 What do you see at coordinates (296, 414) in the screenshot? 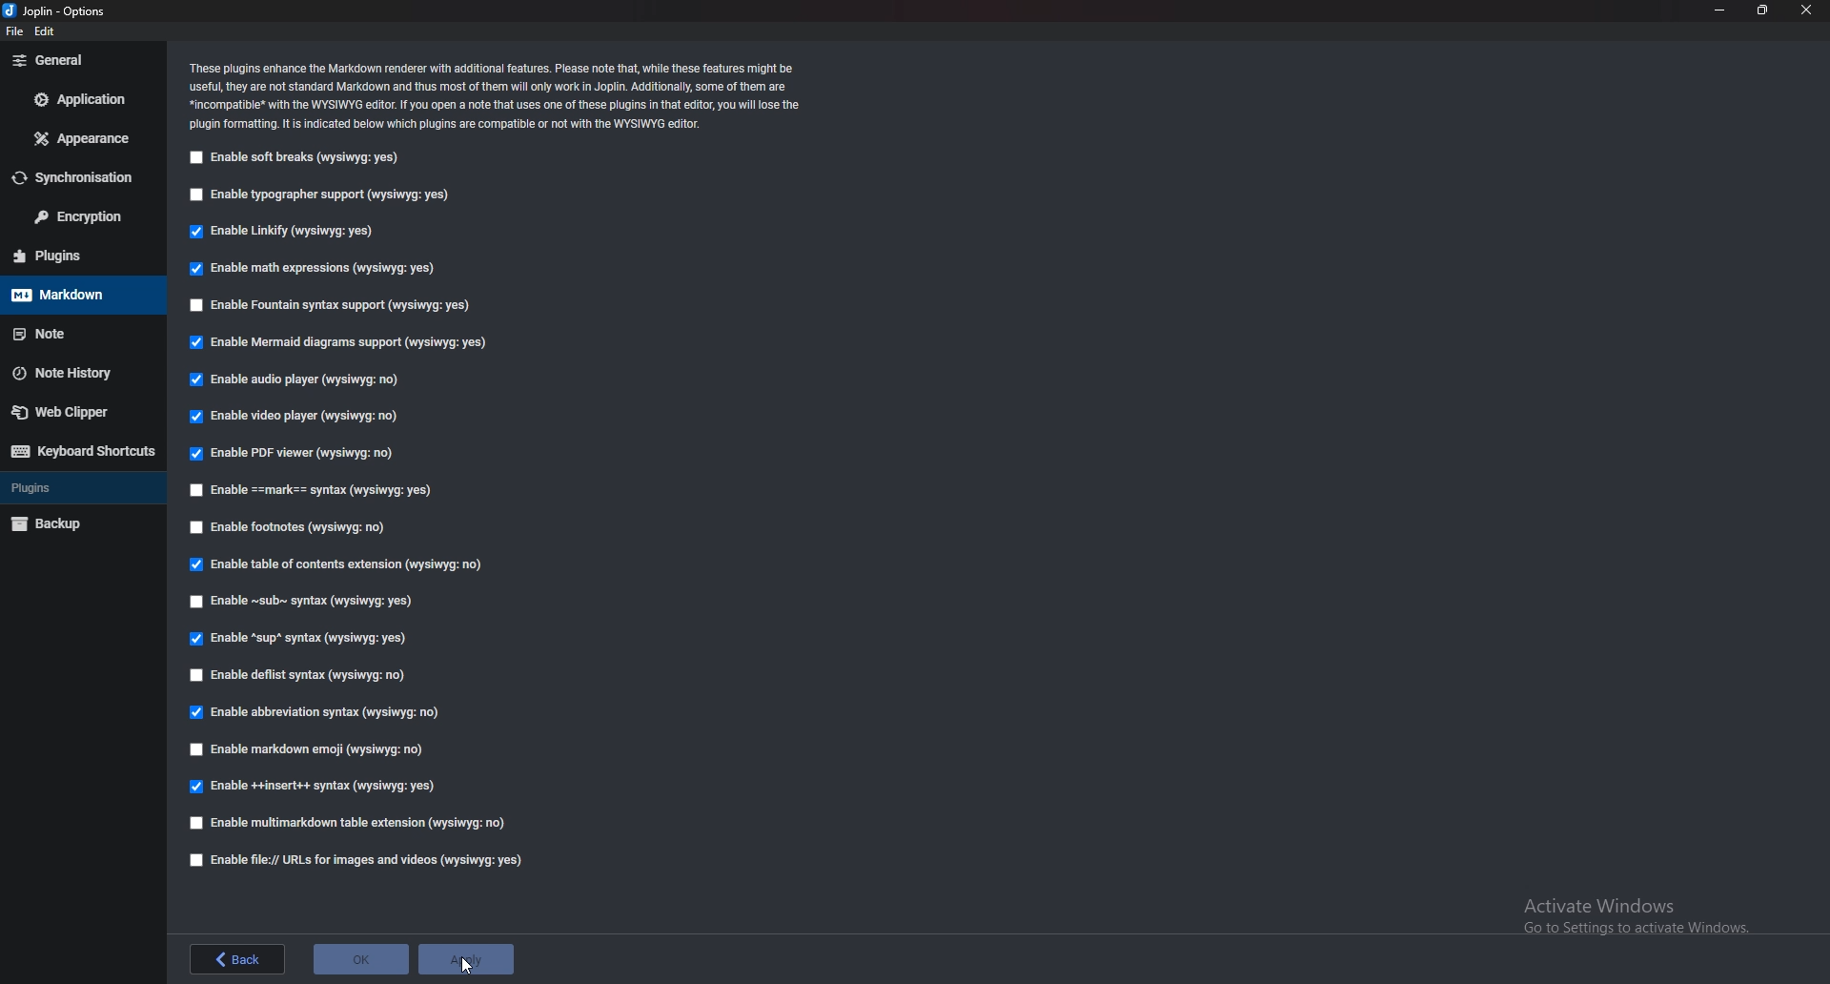
I see `enable video player` at bounding box center [296, 414].